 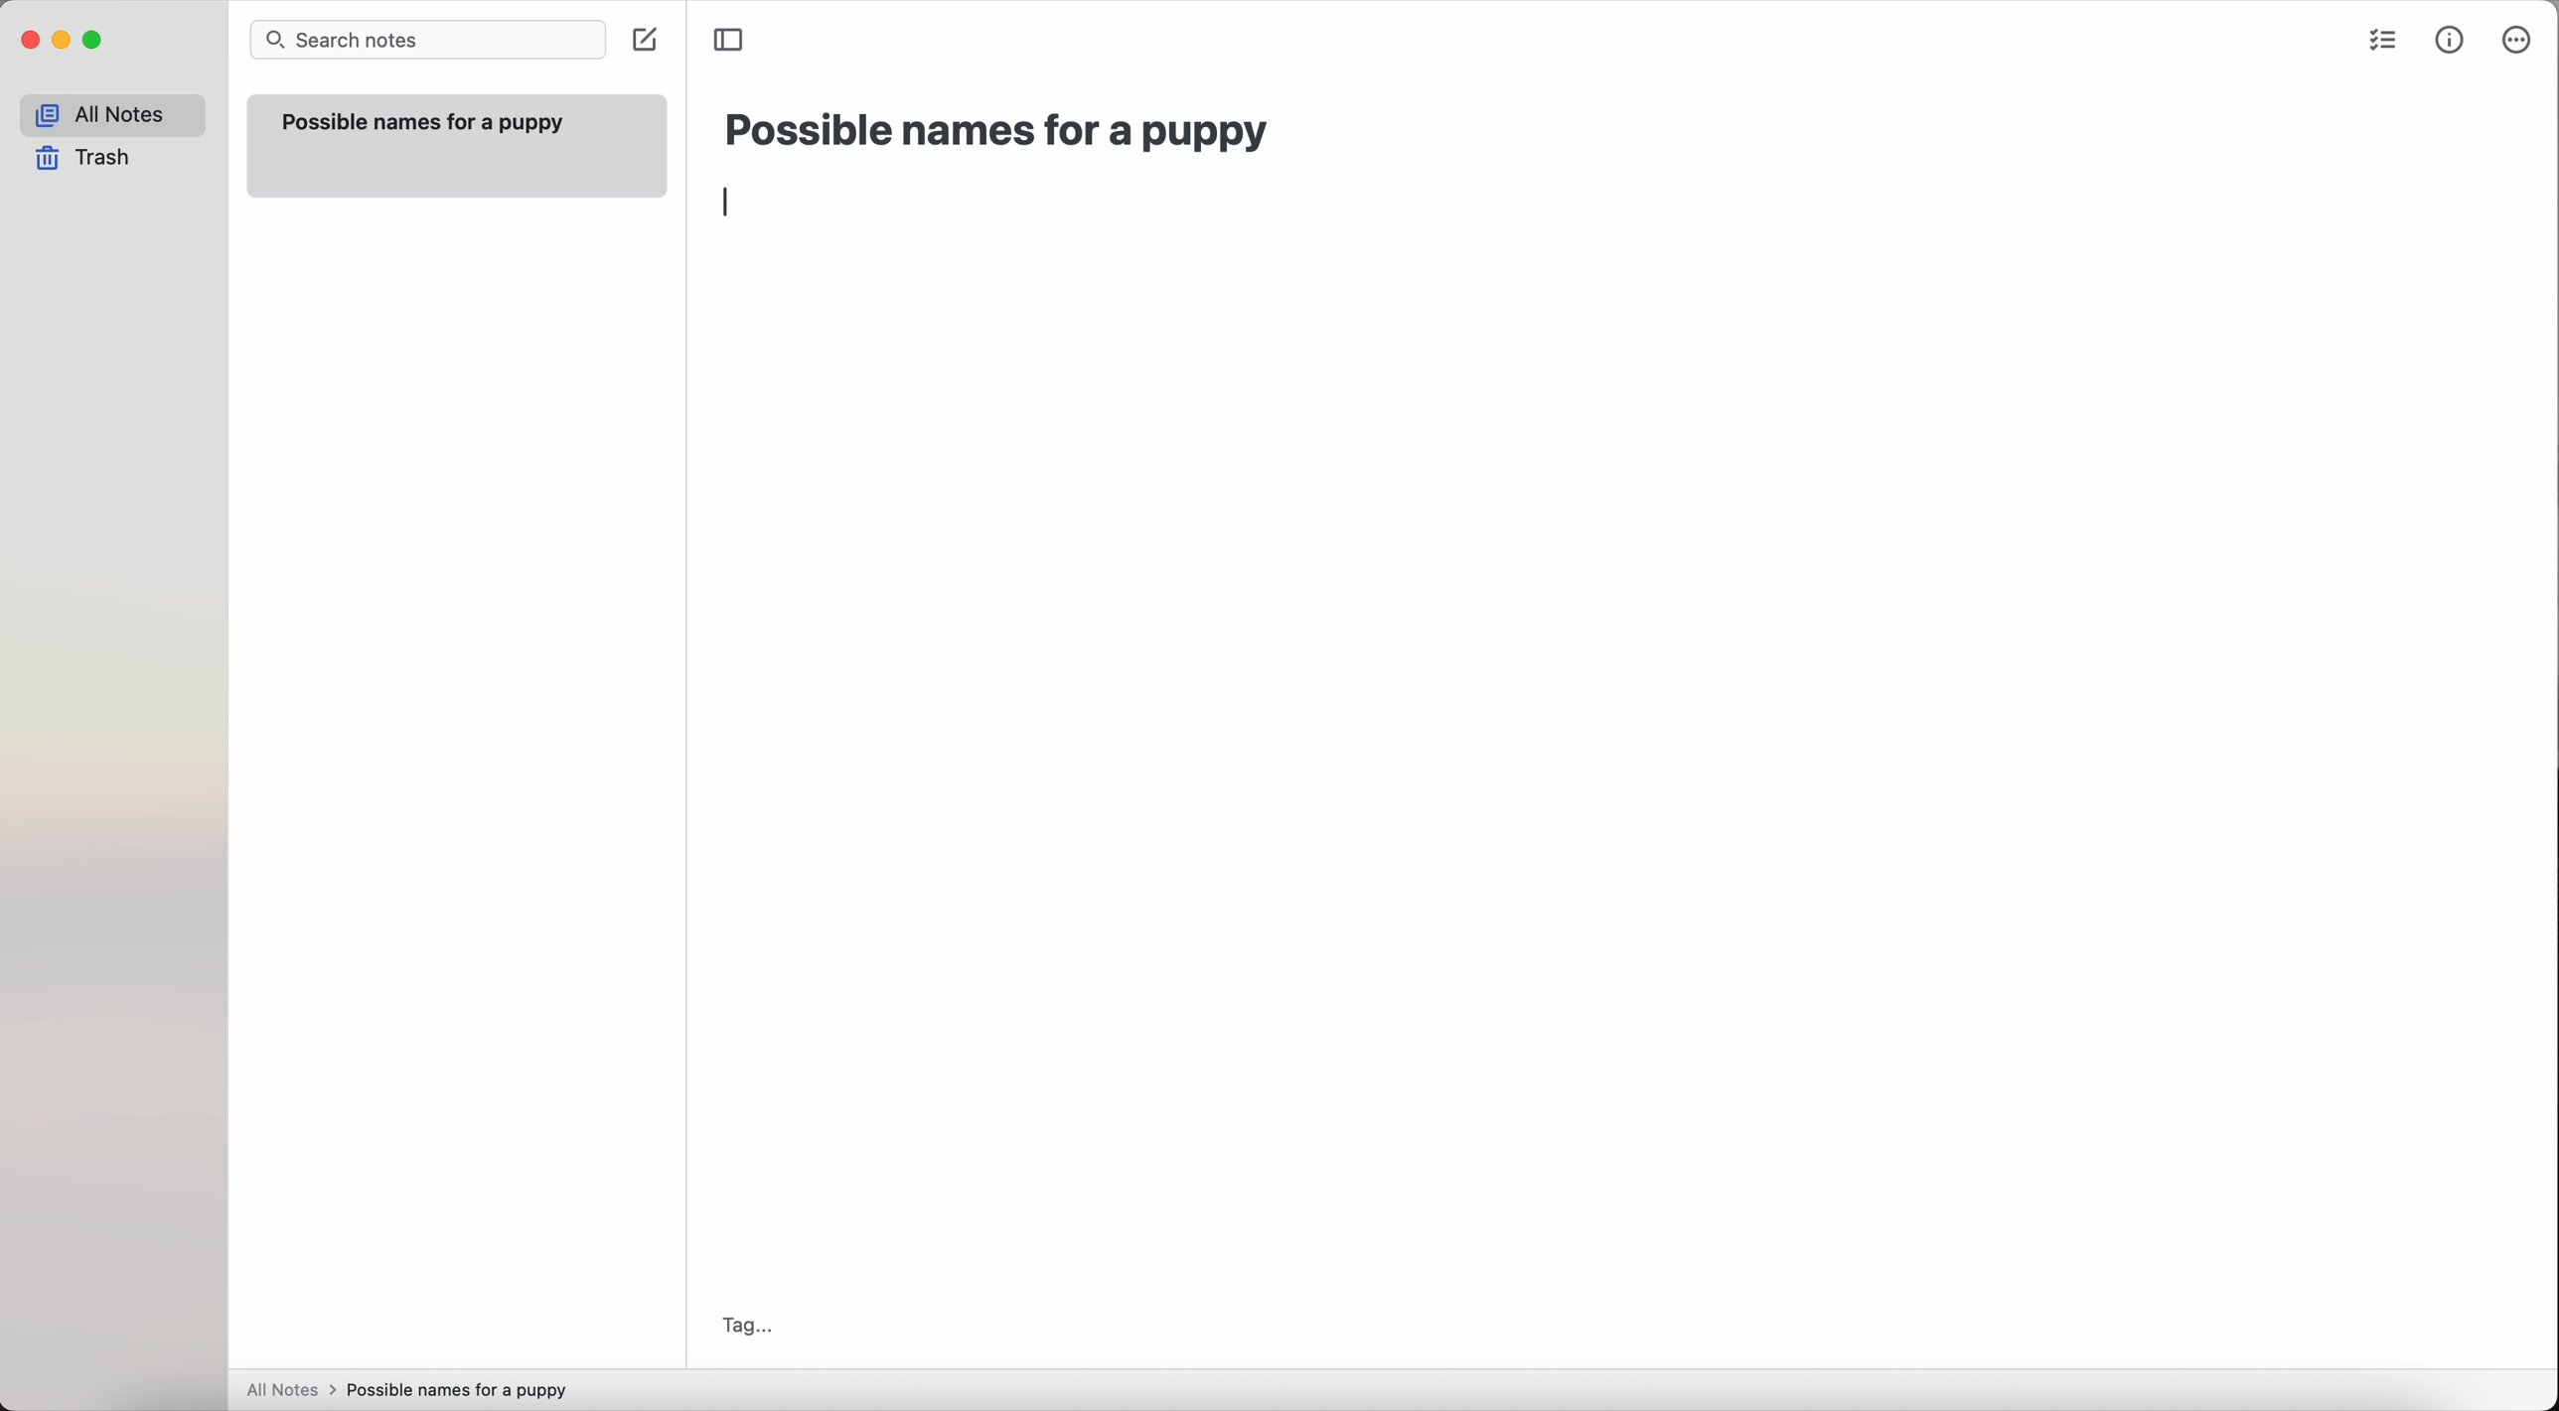 What do you see at coordinates (2519, 42) in the screenshot?
I see `more options` at bounding box center [2519, 42].